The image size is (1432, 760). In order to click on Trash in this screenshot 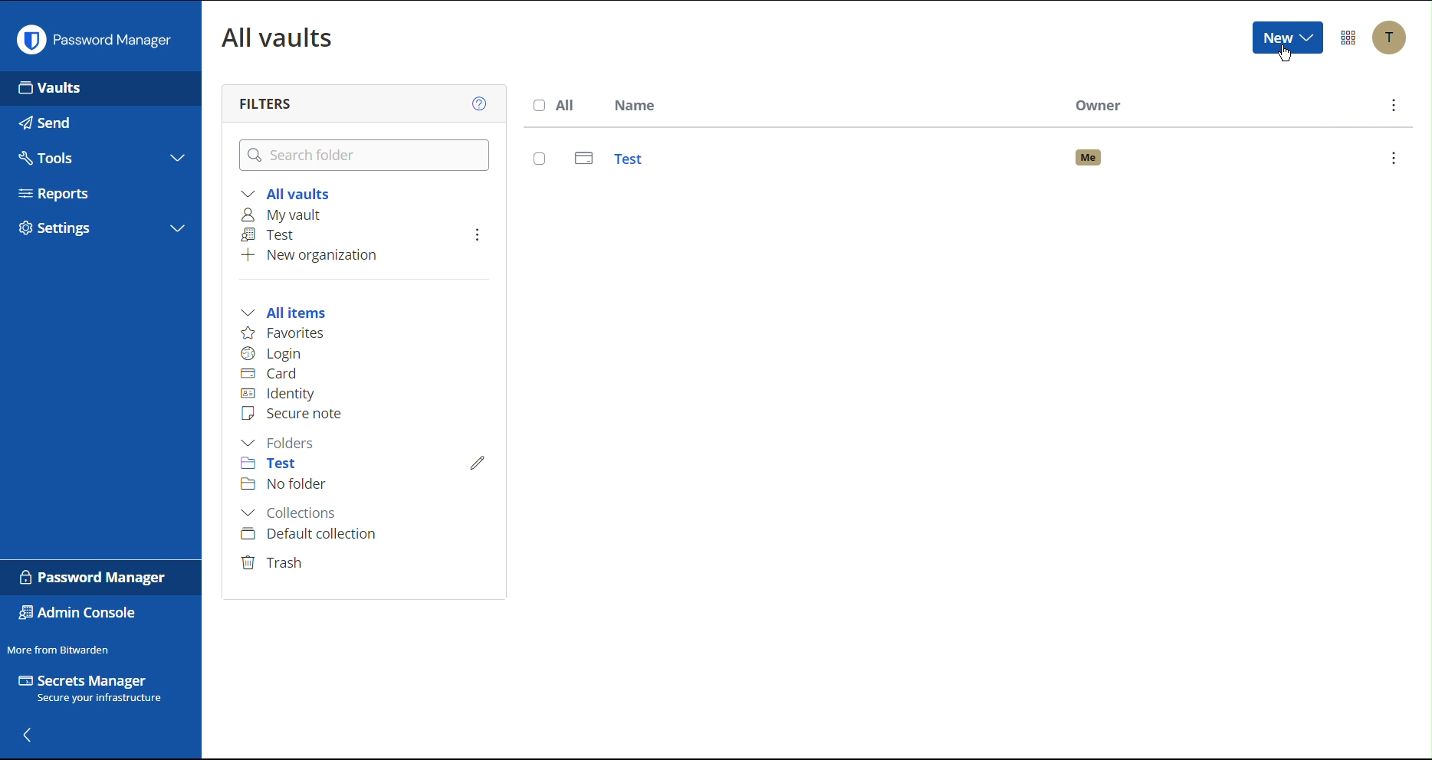, I will do `click(274, 560)`.